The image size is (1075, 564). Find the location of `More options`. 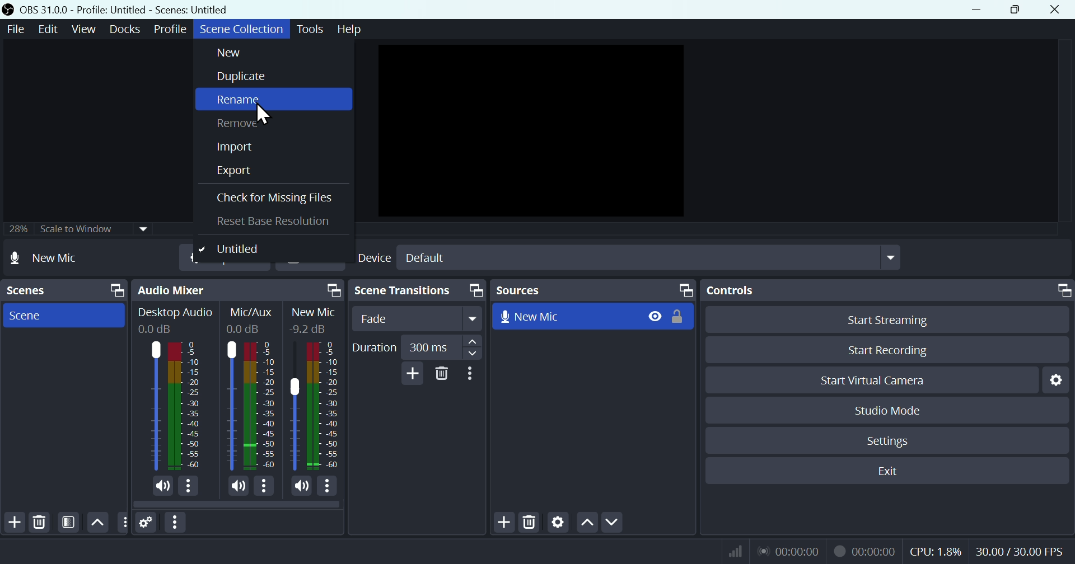

More options is located at coordinates (175, 522).